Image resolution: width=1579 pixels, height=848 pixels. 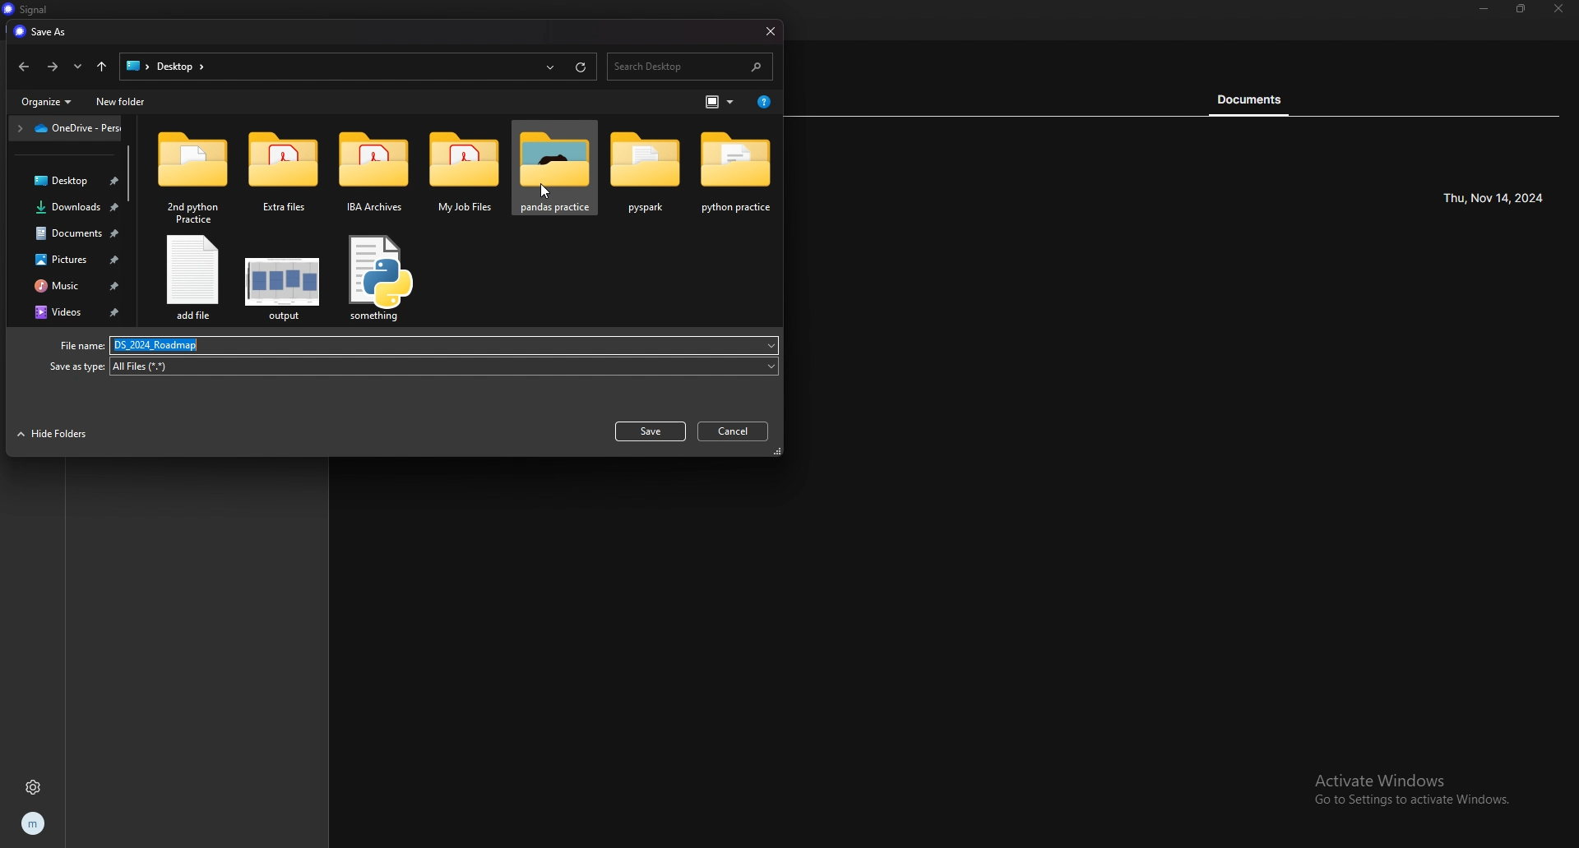 I want to click on folder, so click(x=649, y=170).